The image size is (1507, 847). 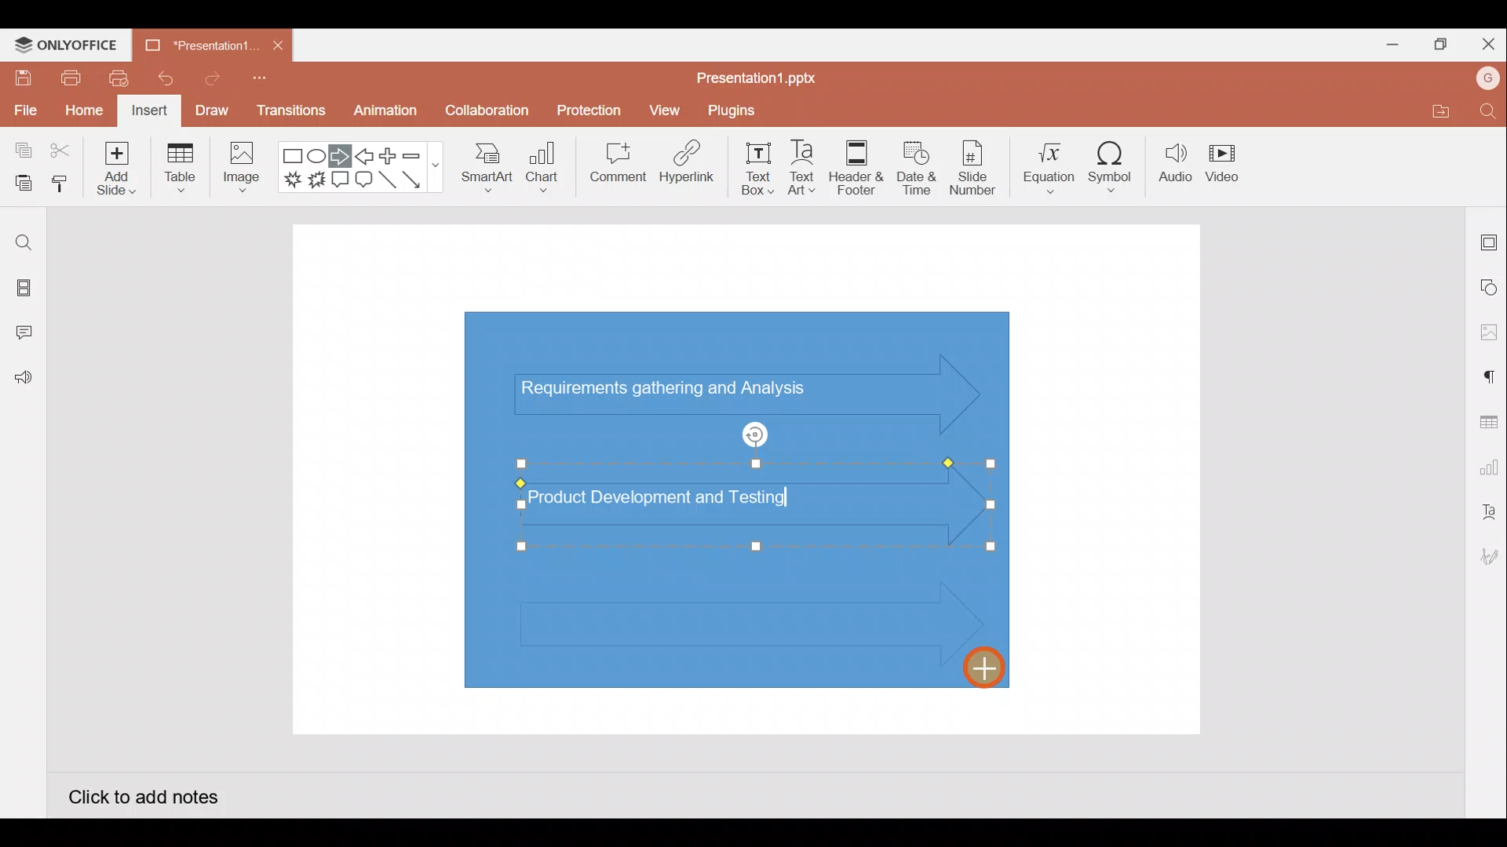 What do you see at coordinates (143, 795) in the screenshot?
I see `Click to add notes` at bounding box center [143, 795].